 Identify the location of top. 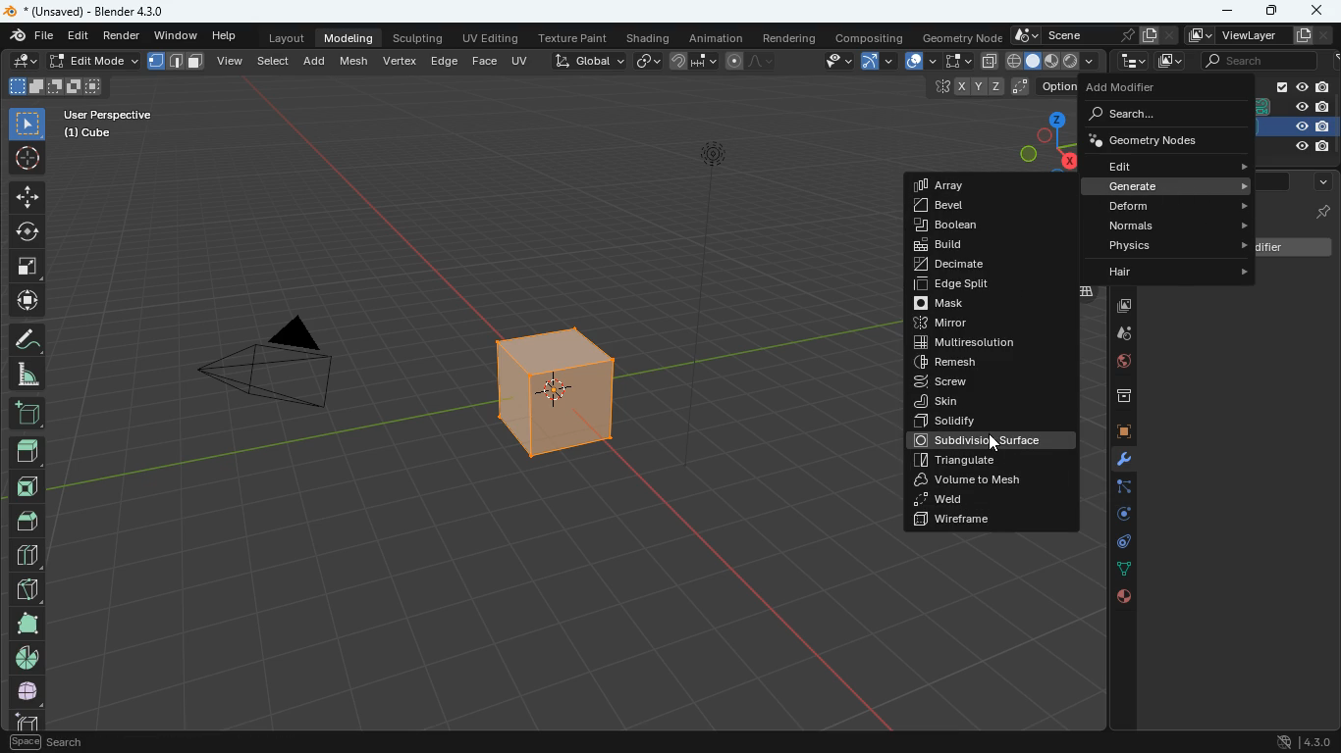
(27, 455).